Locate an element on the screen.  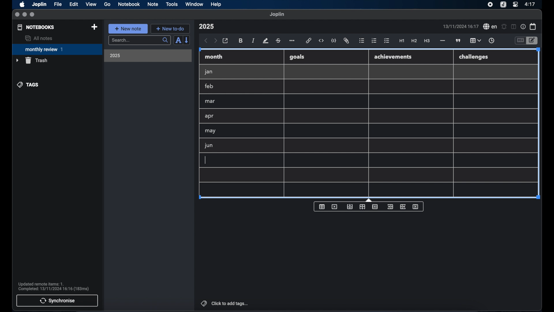
trash is located at coordinates (32, 60).